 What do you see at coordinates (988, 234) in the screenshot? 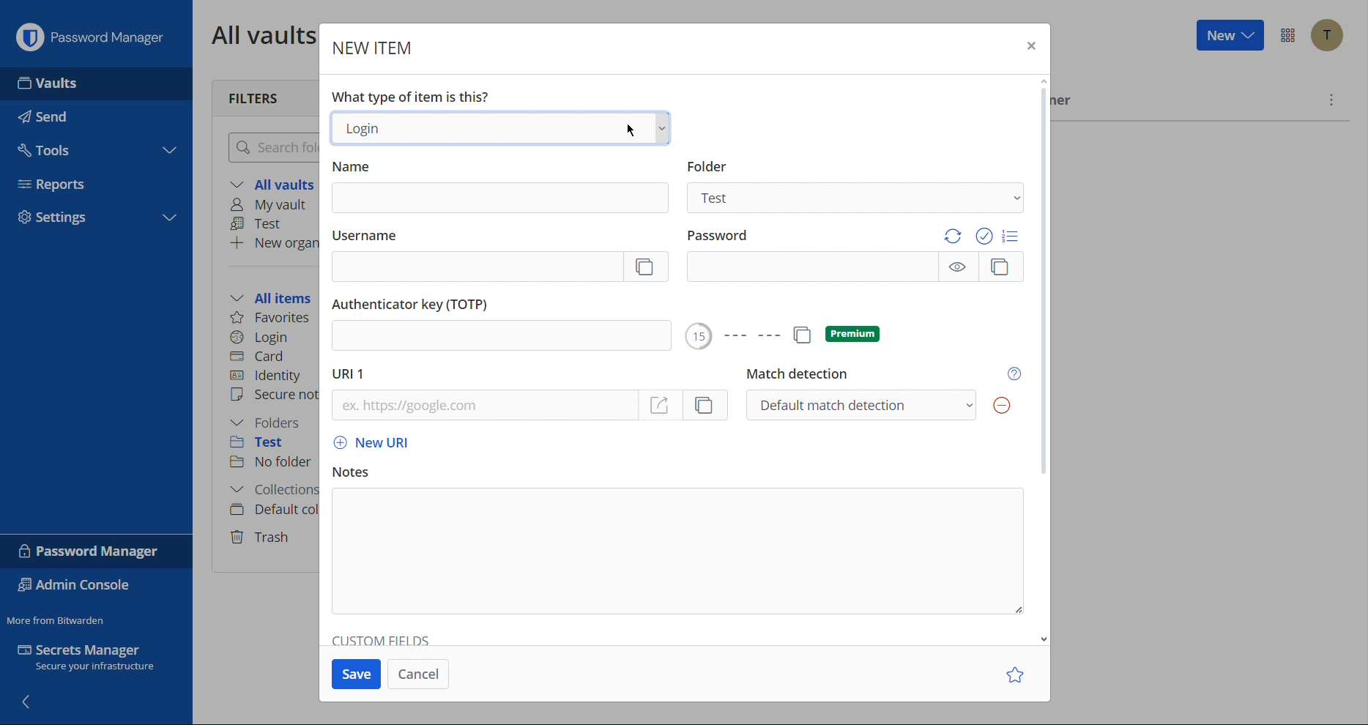
I see `Options` at bounding box center [988, 234].